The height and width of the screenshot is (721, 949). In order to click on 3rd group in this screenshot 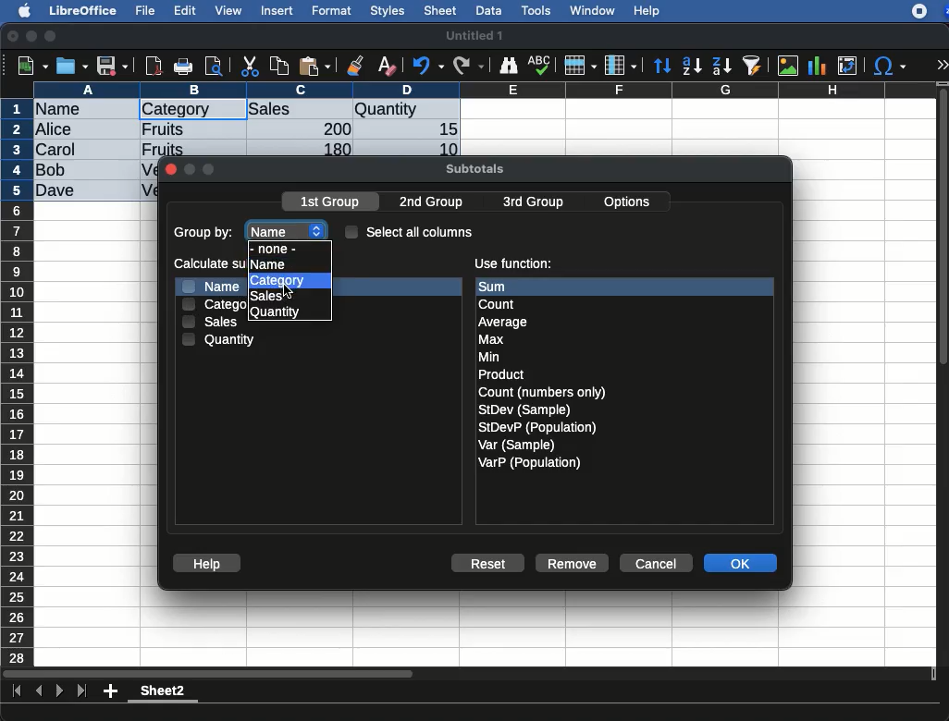, I will do `click(533, 203)`.